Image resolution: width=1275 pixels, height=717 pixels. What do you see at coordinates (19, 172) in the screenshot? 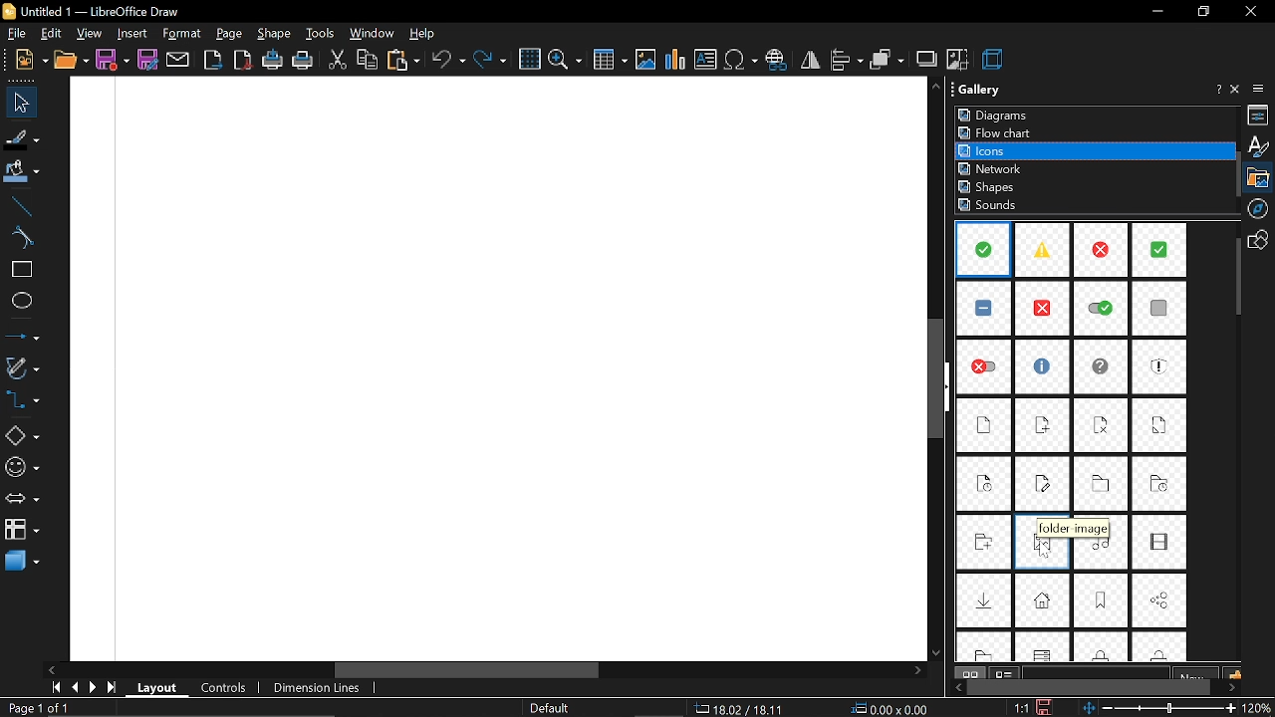
I see `fill color` at bounding box center [19, 172].